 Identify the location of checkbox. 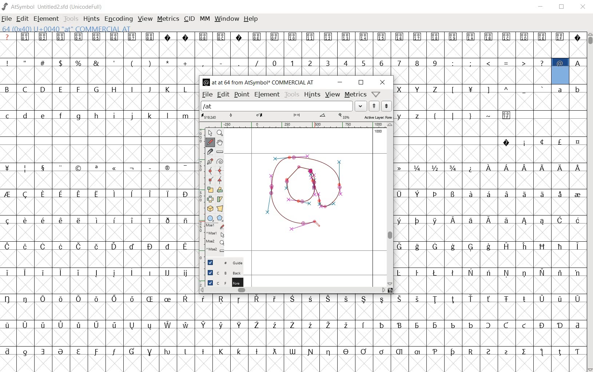
(210, 262).